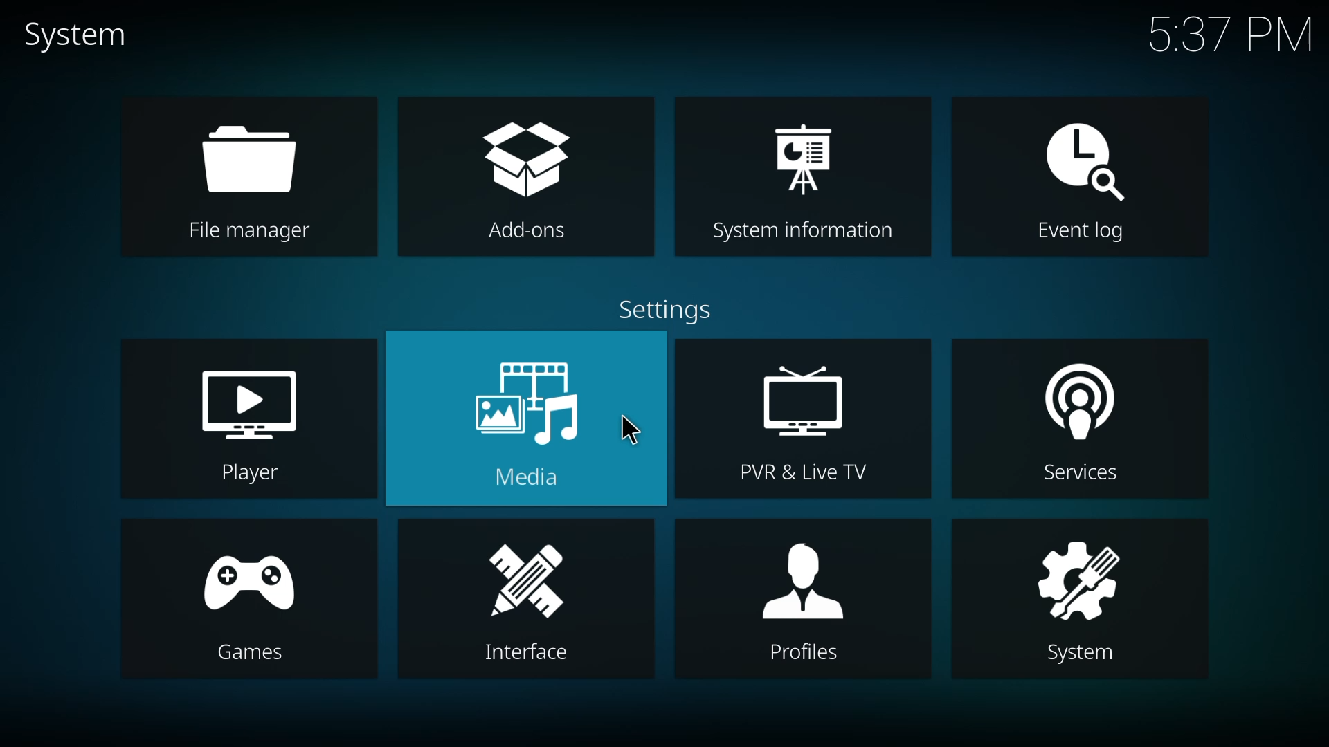 Image resolution: width=1329 pixels, height=747 pixels. Describe the element at coordinates (258, 656) in the screenshot. I see `[CEINIES` at that location.